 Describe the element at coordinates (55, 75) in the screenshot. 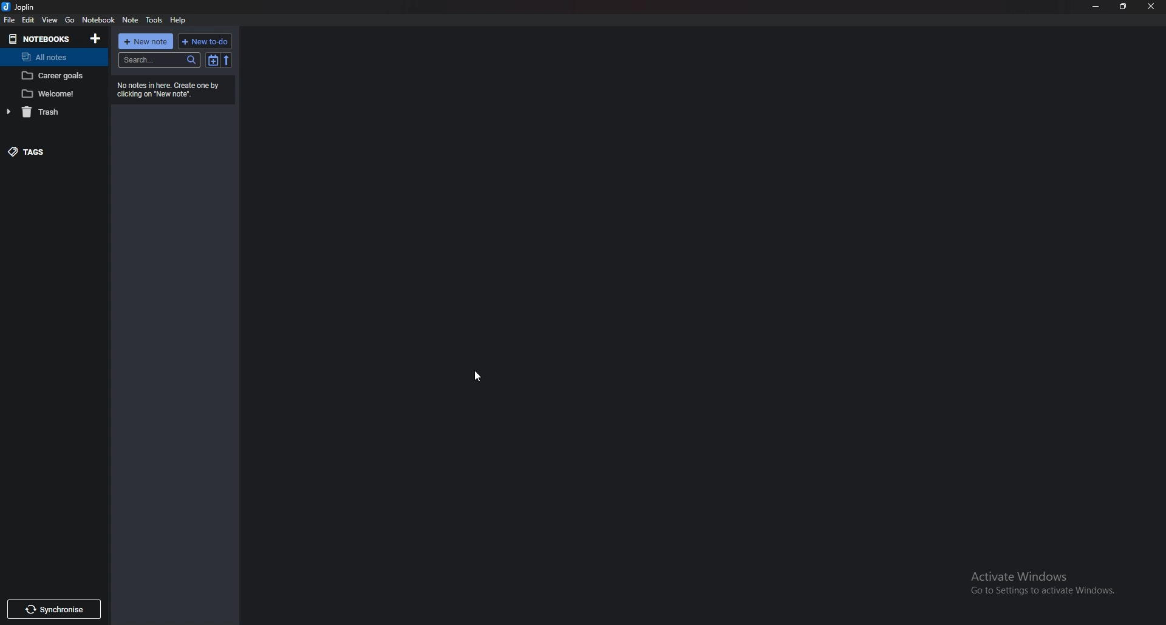

I see `notebook` at that location.